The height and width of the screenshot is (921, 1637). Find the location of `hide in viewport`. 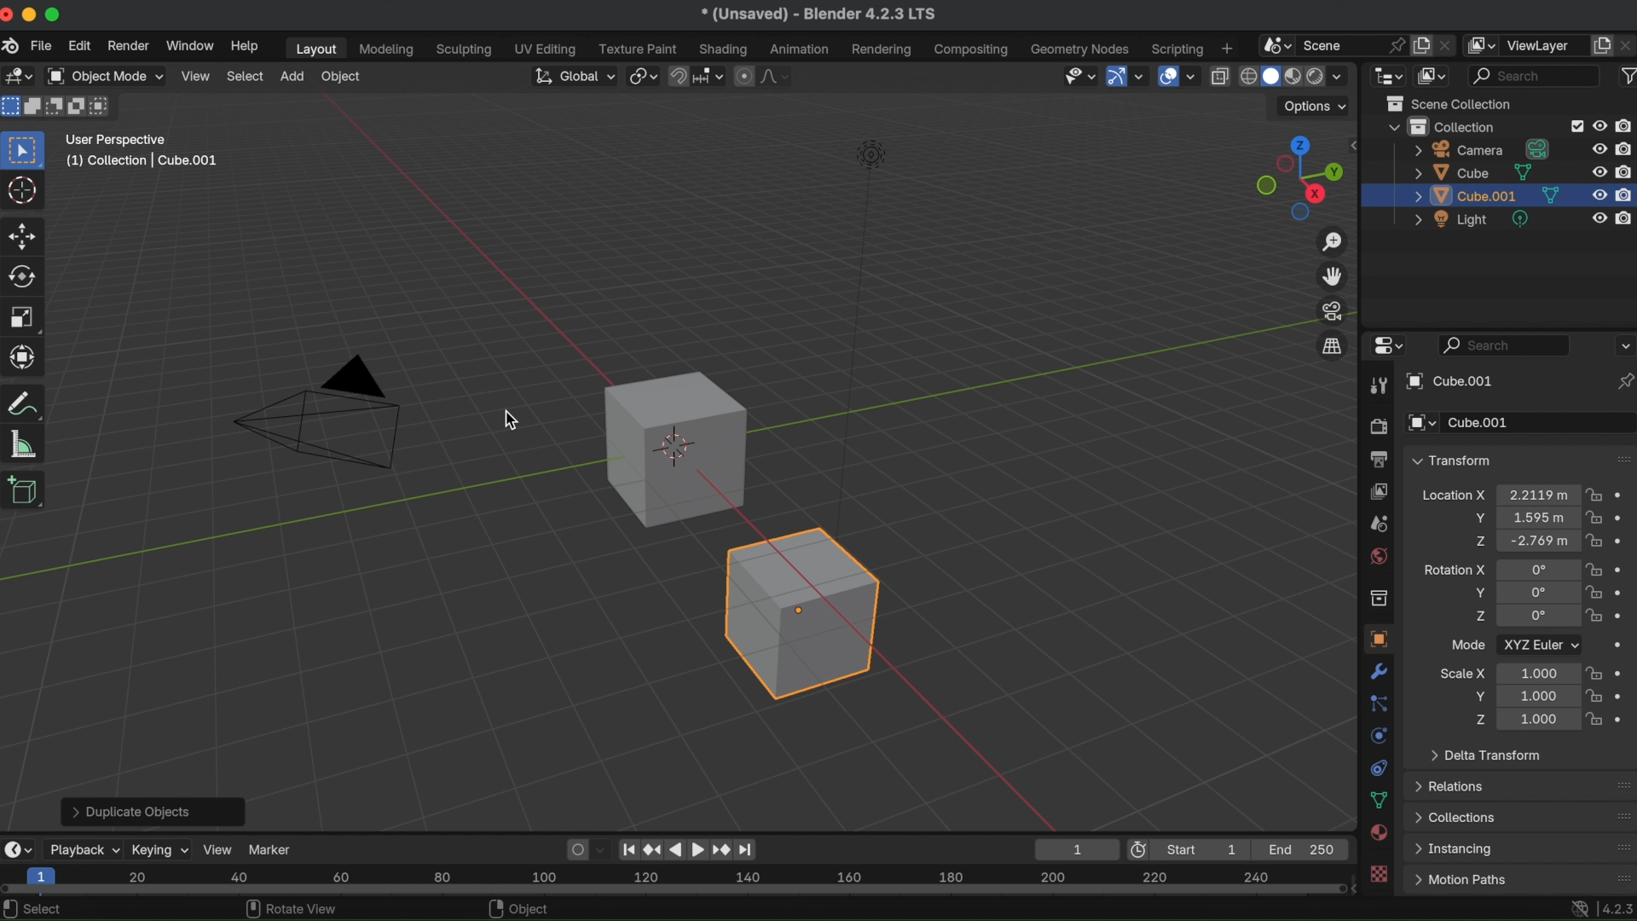

hide in viewport is located at coordinates (1600, 195).